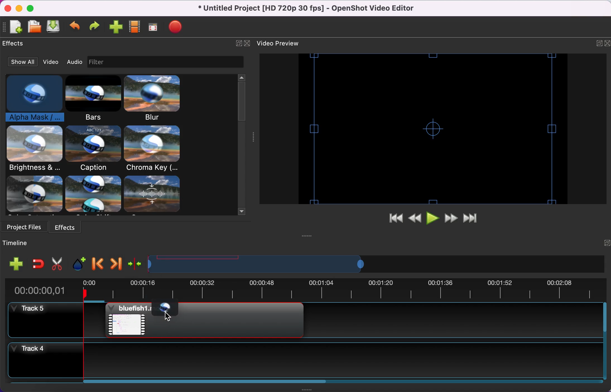  I want to click on audio, so click(74, 61).